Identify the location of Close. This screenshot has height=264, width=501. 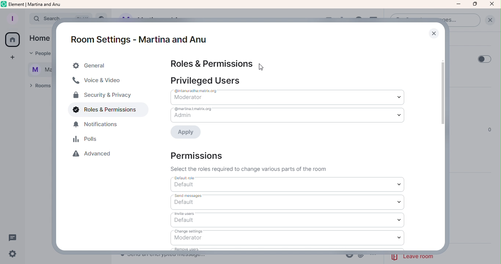
(434, 33).